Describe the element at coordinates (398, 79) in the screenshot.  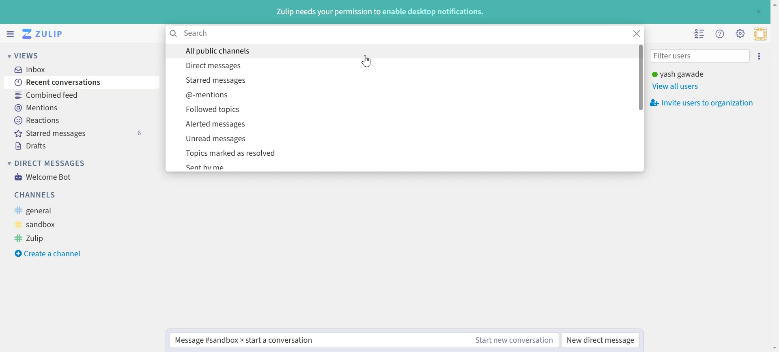
I see `Starred messages` at that location.